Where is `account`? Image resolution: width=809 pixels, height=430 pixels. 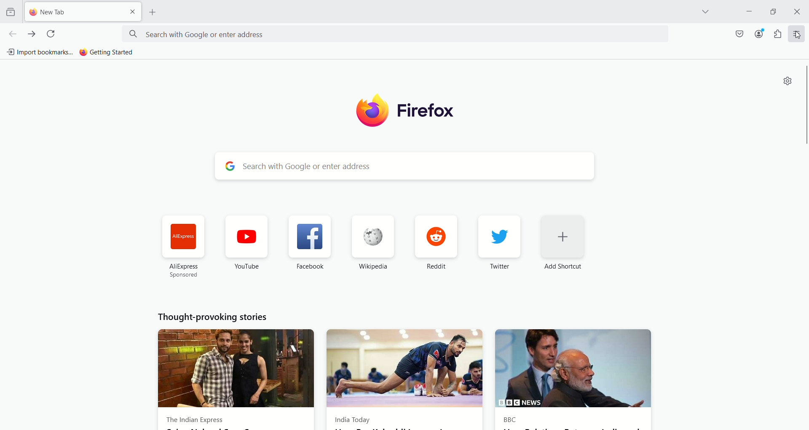 account is located at coordinates (759, 33).